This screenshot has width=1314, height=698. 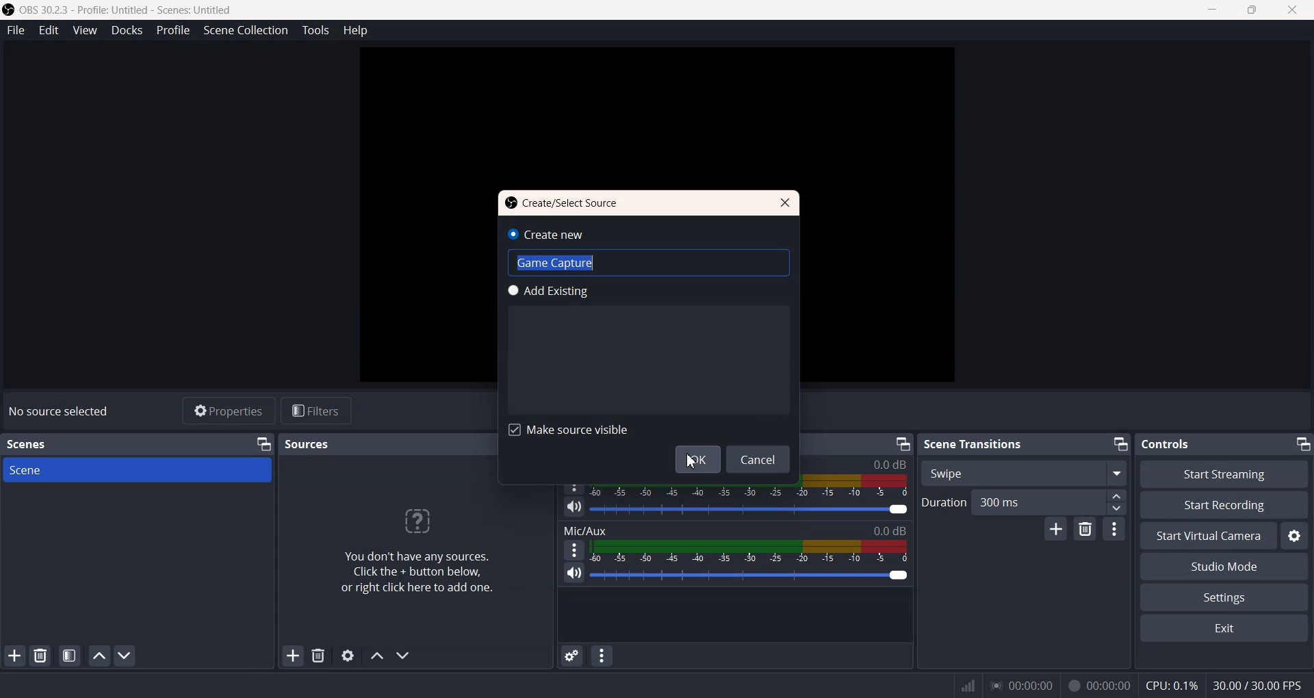 What do you see at coordinates (348, 656) in the screenshot?
I see `Open Sources Properties` at bounding box center [348, 656].